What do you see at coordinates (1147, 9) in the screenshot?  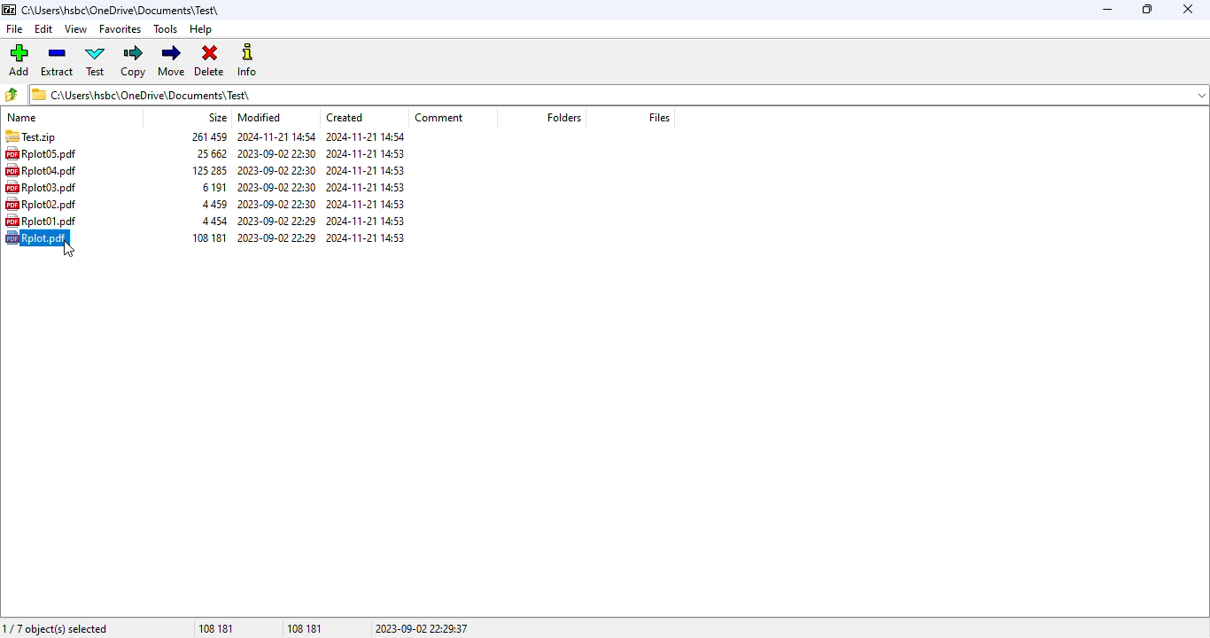 I see `maximize` at bounding box center [1147, 9].